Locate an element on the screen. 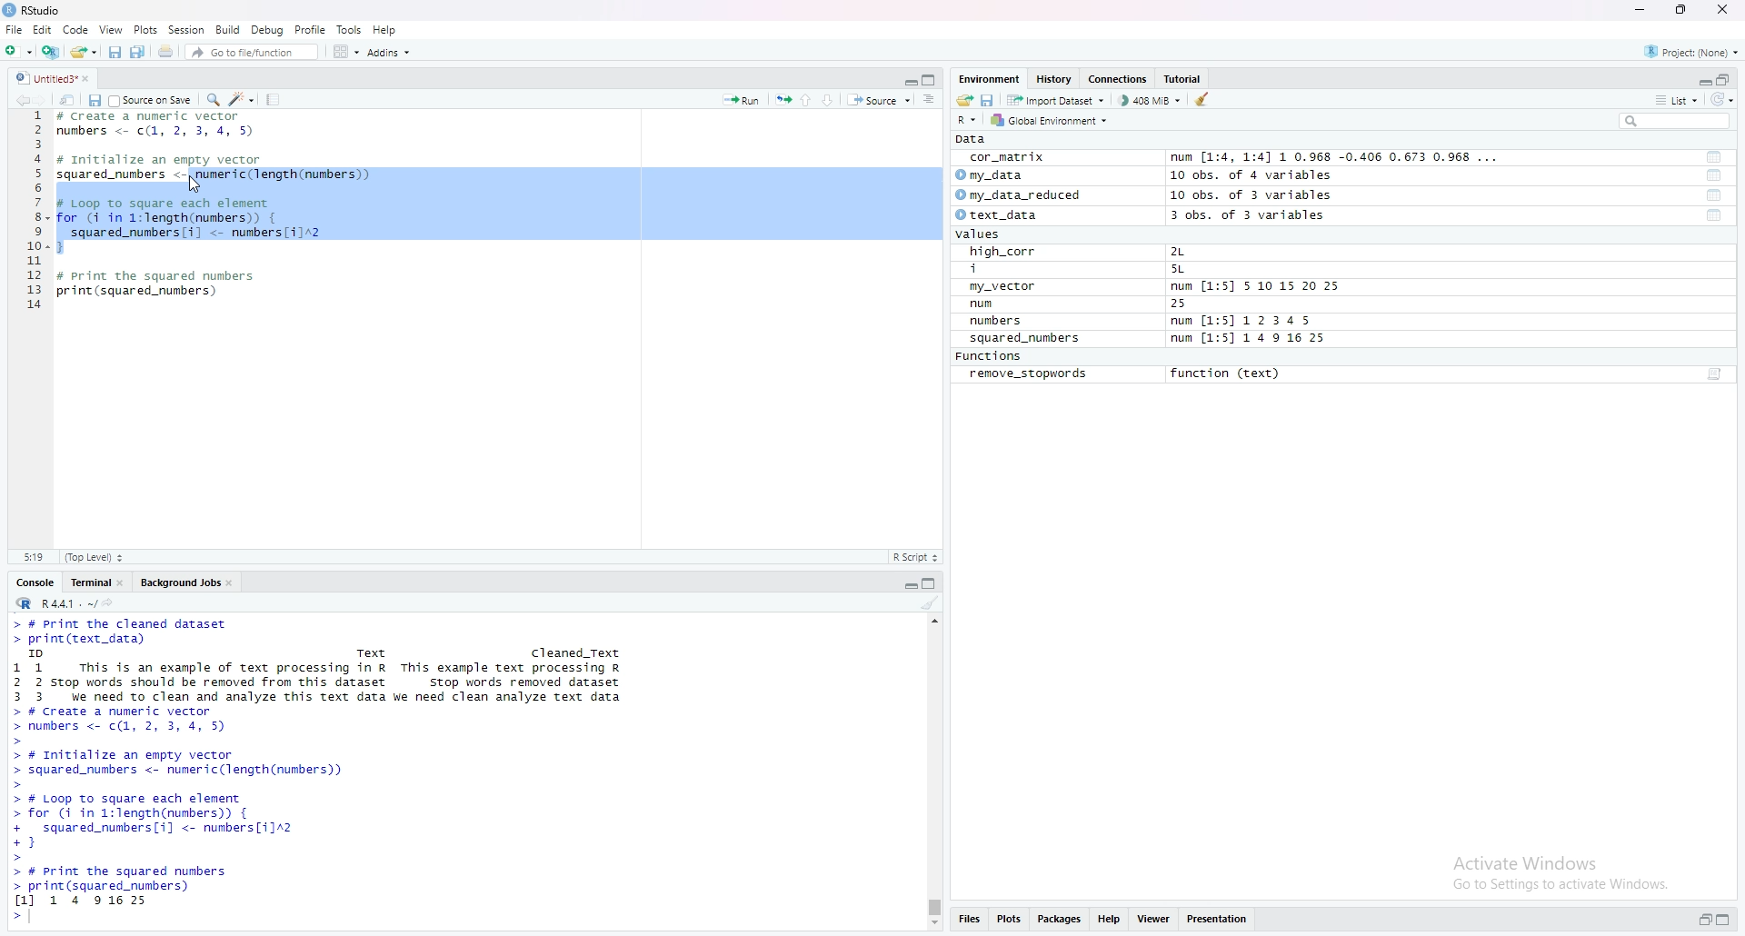 Image resolution: width=1745 pixels, height=936 pixels. Edit is located at coordinates (42, 29).